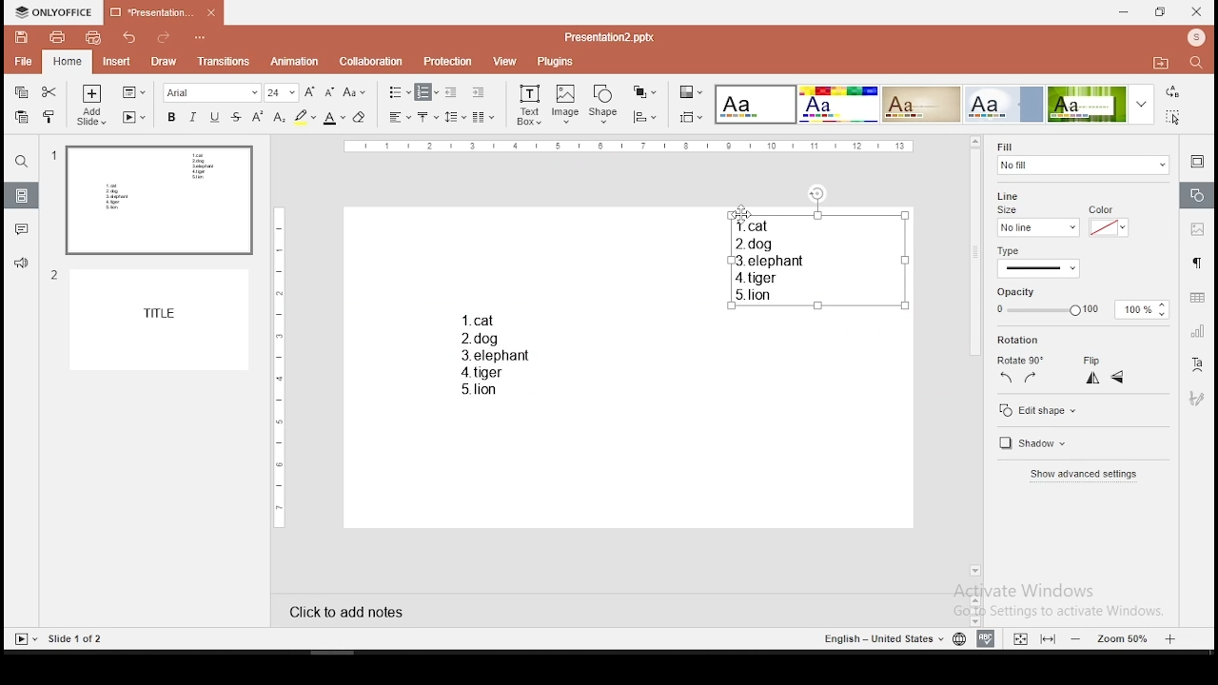  I want to click on undo, so click(130, 38).